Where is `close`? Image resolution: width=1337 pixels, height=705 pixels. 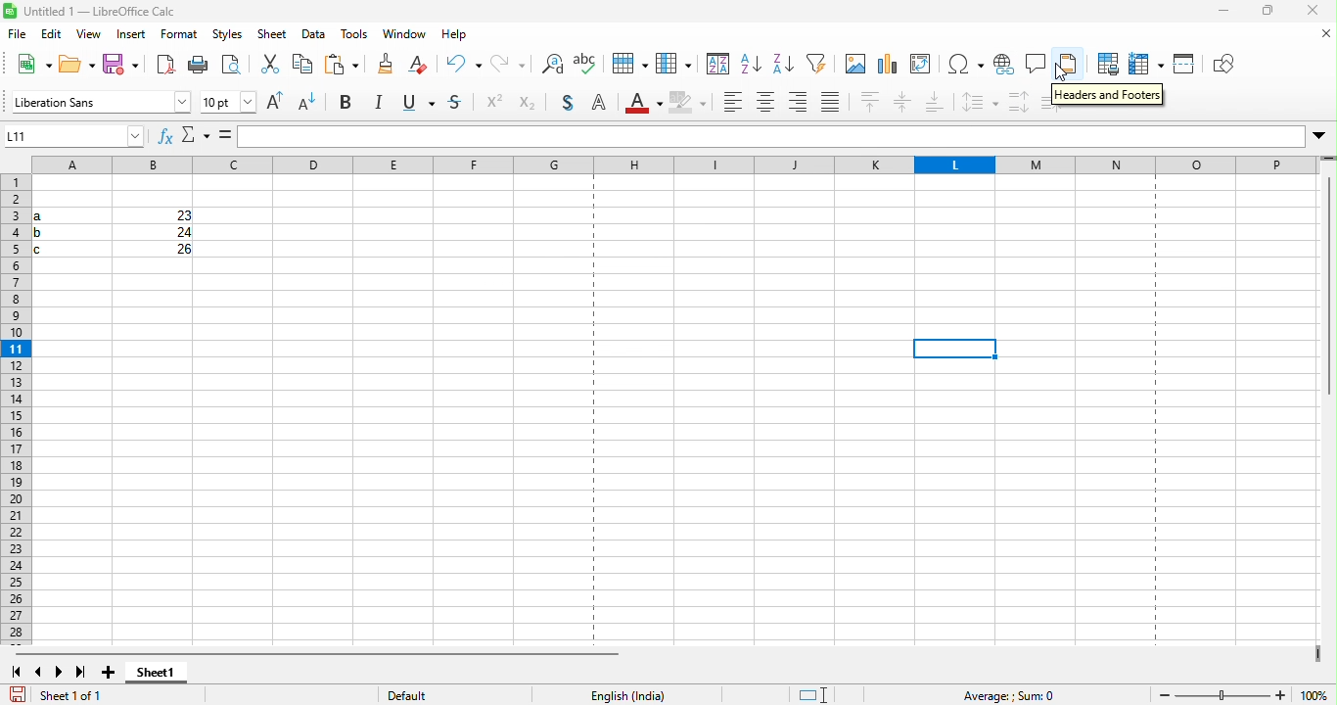 close is located at coordinates (1314, 12).